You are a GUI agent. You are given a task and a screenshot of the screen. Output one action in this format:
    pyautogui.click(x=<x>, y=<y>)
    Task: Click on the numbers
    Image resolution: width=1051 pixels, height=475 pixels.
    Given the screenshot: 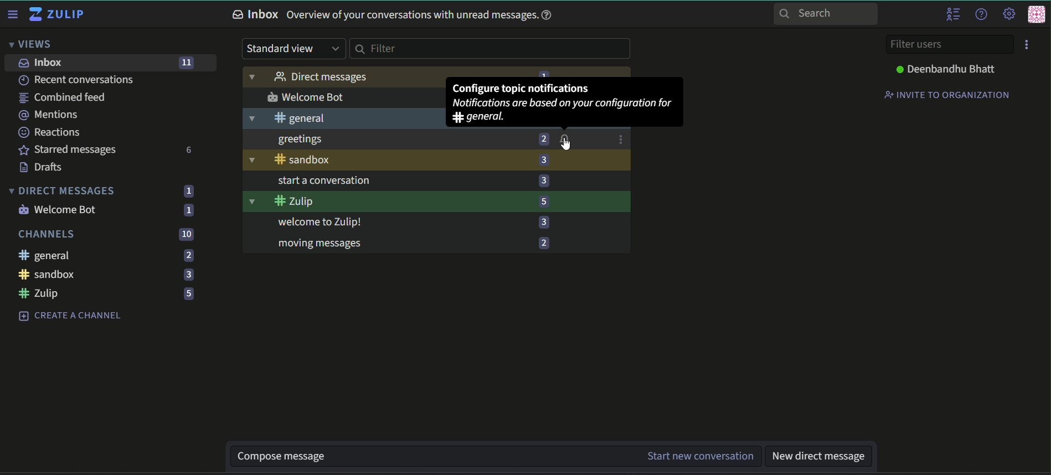 What is the action you would take?
    pyautogui.click(x=186, y=234)
    